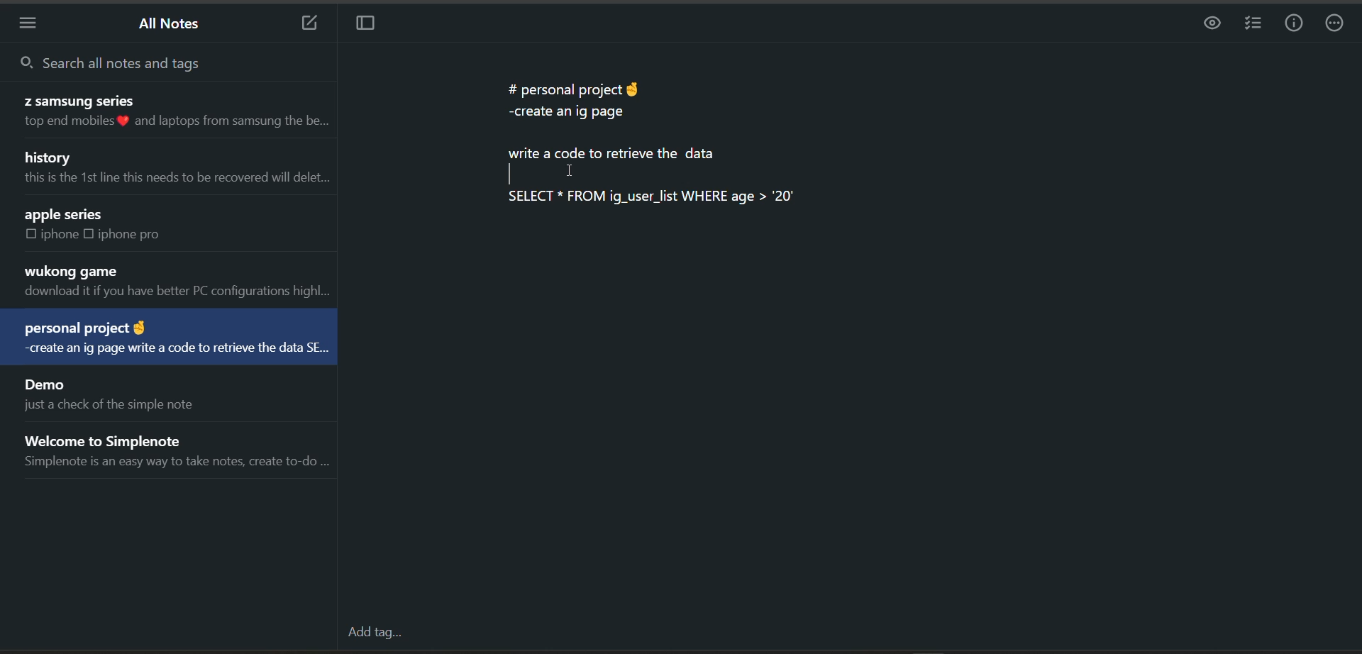 The height and width of the screenshot is (654, 1362). I want to click on preview, so click(1209, 24).